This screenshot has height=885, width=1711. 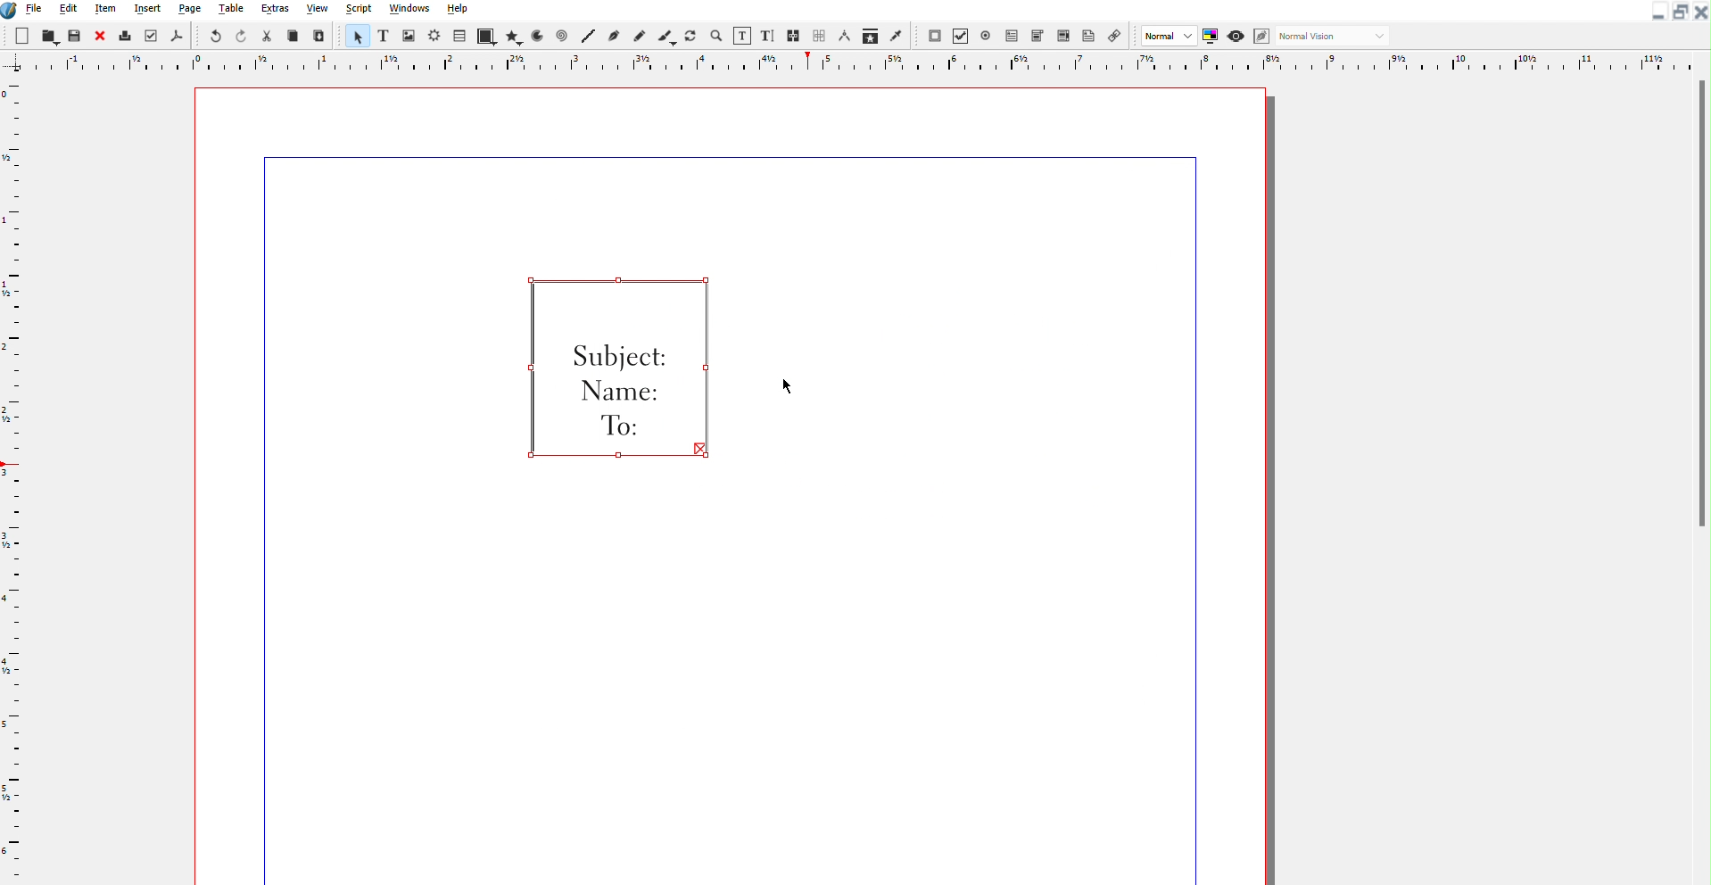 What do you see at coordinates (1699, 12) in the screenshot?
I see `Close` at bounding box center [1699, 12].